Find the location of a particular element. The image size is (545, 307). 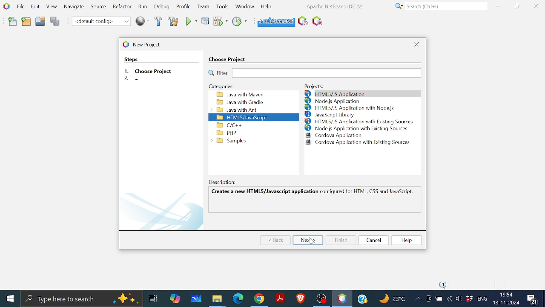

Categories: is located at coordinates (221, 86).